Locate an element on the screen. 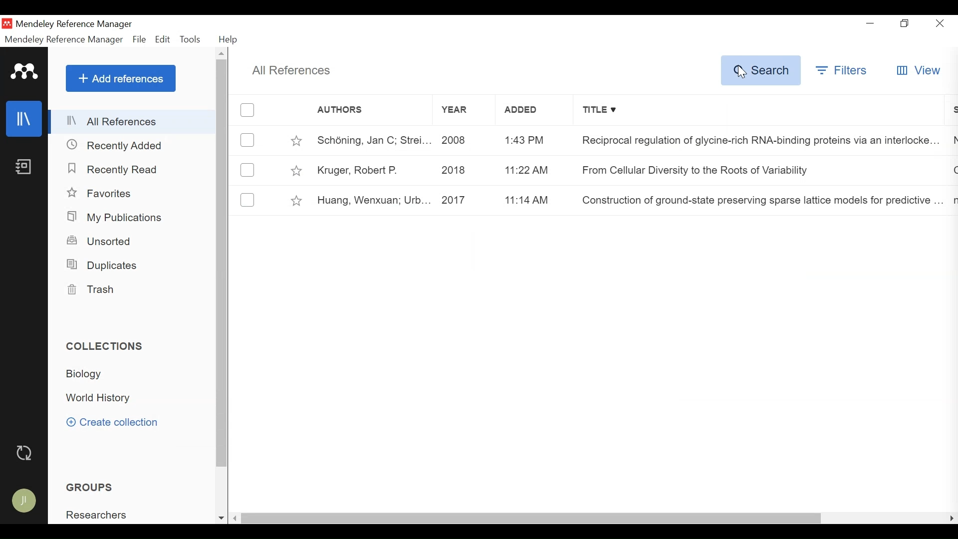 The width and height of the screenshot is (958, 539). (un)select is located at coordinates (248, 140).